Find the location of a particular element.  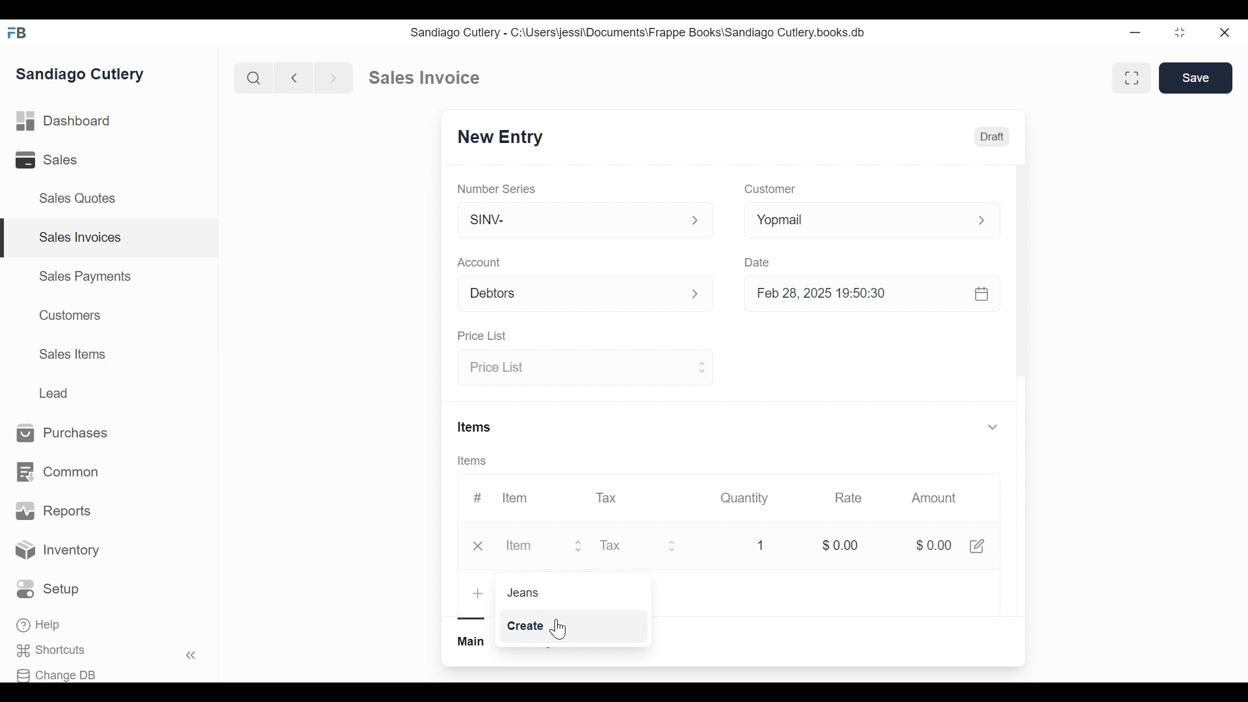

Purchases is located at coordinates (69, 434).